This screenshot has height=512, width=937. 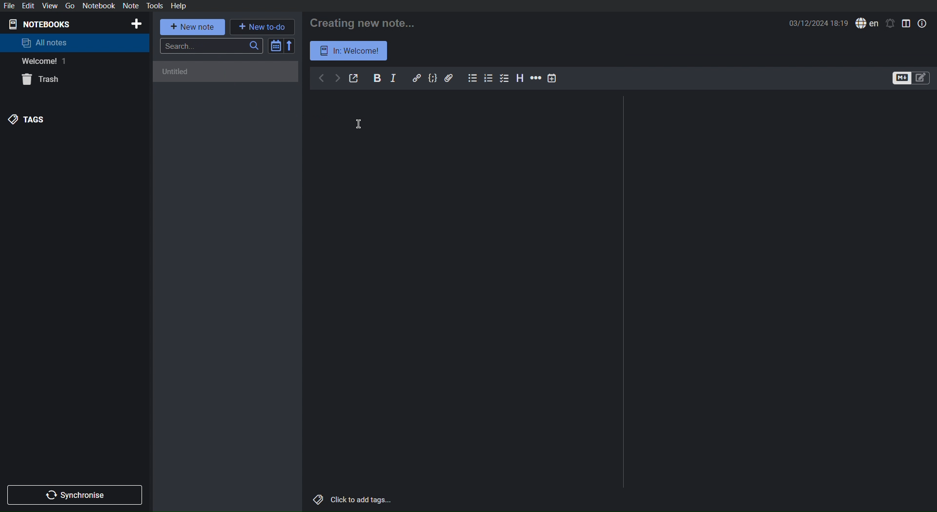 I want to click on Code, so click(x=433, y=78).